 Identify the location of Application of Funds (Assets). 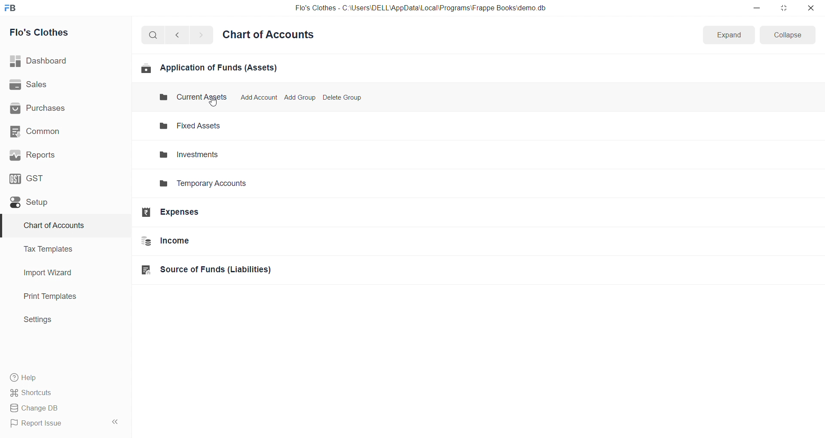
(209, 68).